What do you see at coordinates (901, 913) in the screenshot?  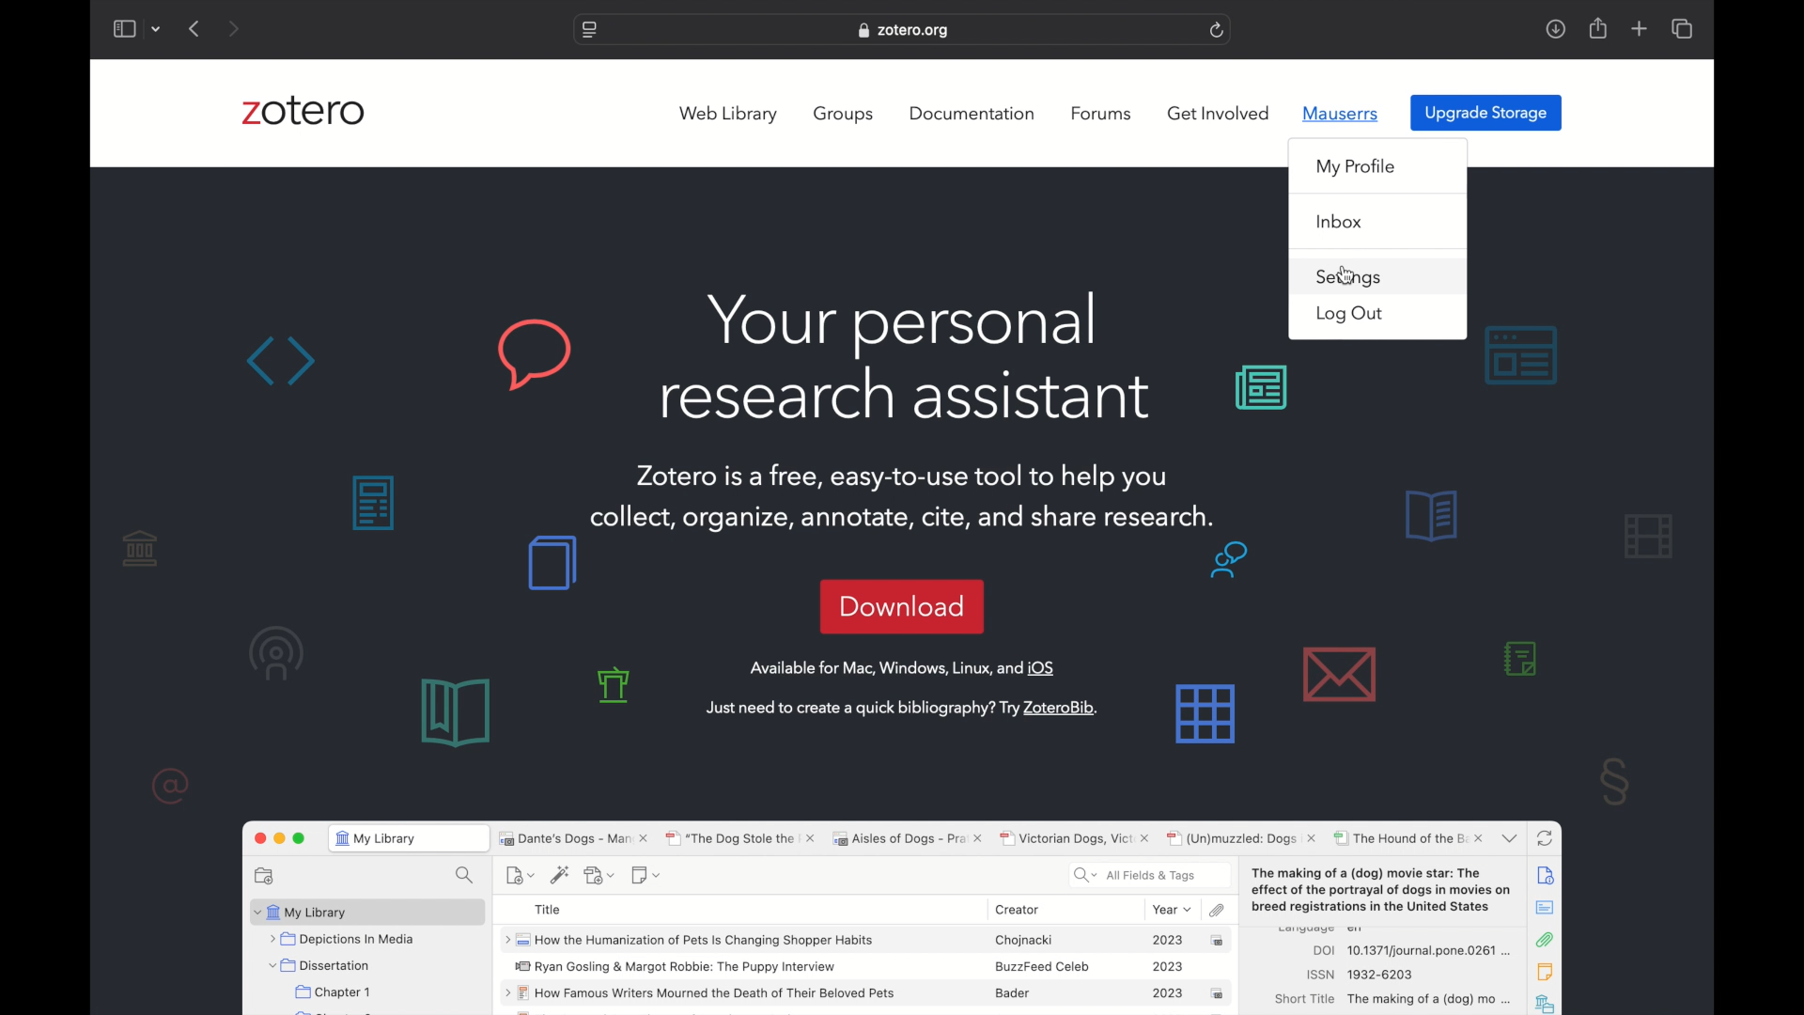 I see `zotero software preview` at bounding box center [901, 913].